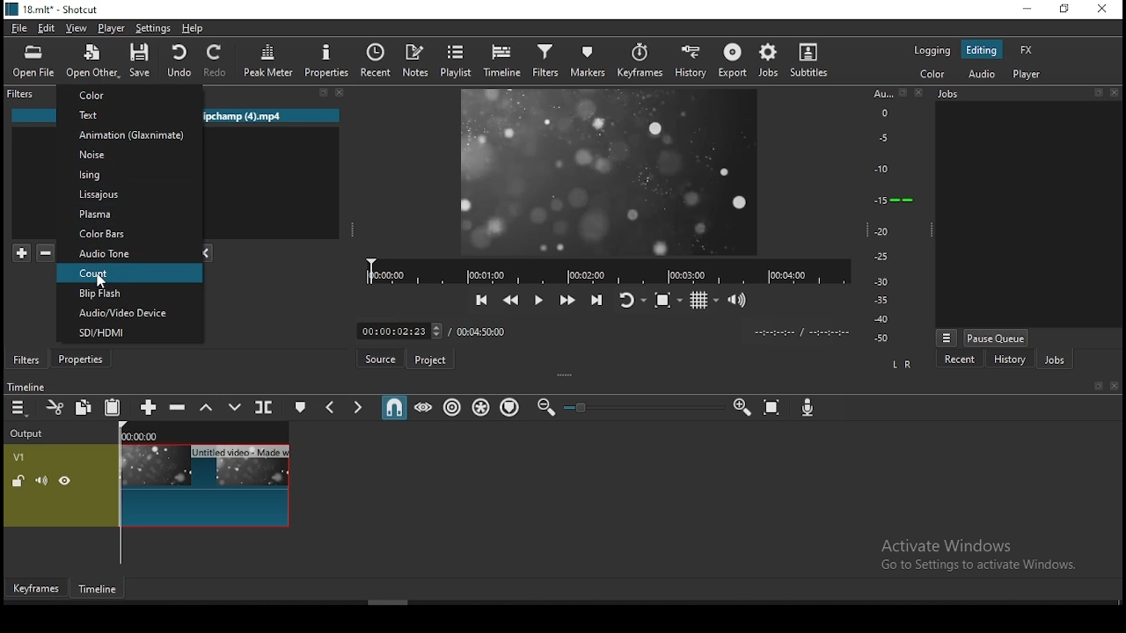 The width and height of the screenshot is (1126, 633). What do you see at coordinates (511, 300) in the screenshot?
I see `play quickly backward` at bounding box center [511, 300].